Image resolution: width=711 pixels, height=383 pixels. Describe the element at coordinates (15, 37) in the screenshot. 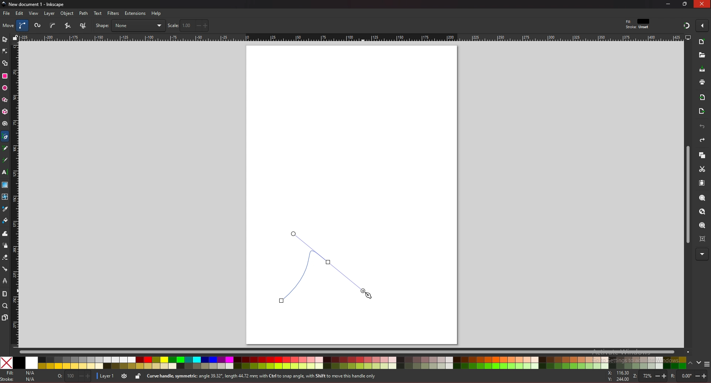

I see `lock guides` at that location.